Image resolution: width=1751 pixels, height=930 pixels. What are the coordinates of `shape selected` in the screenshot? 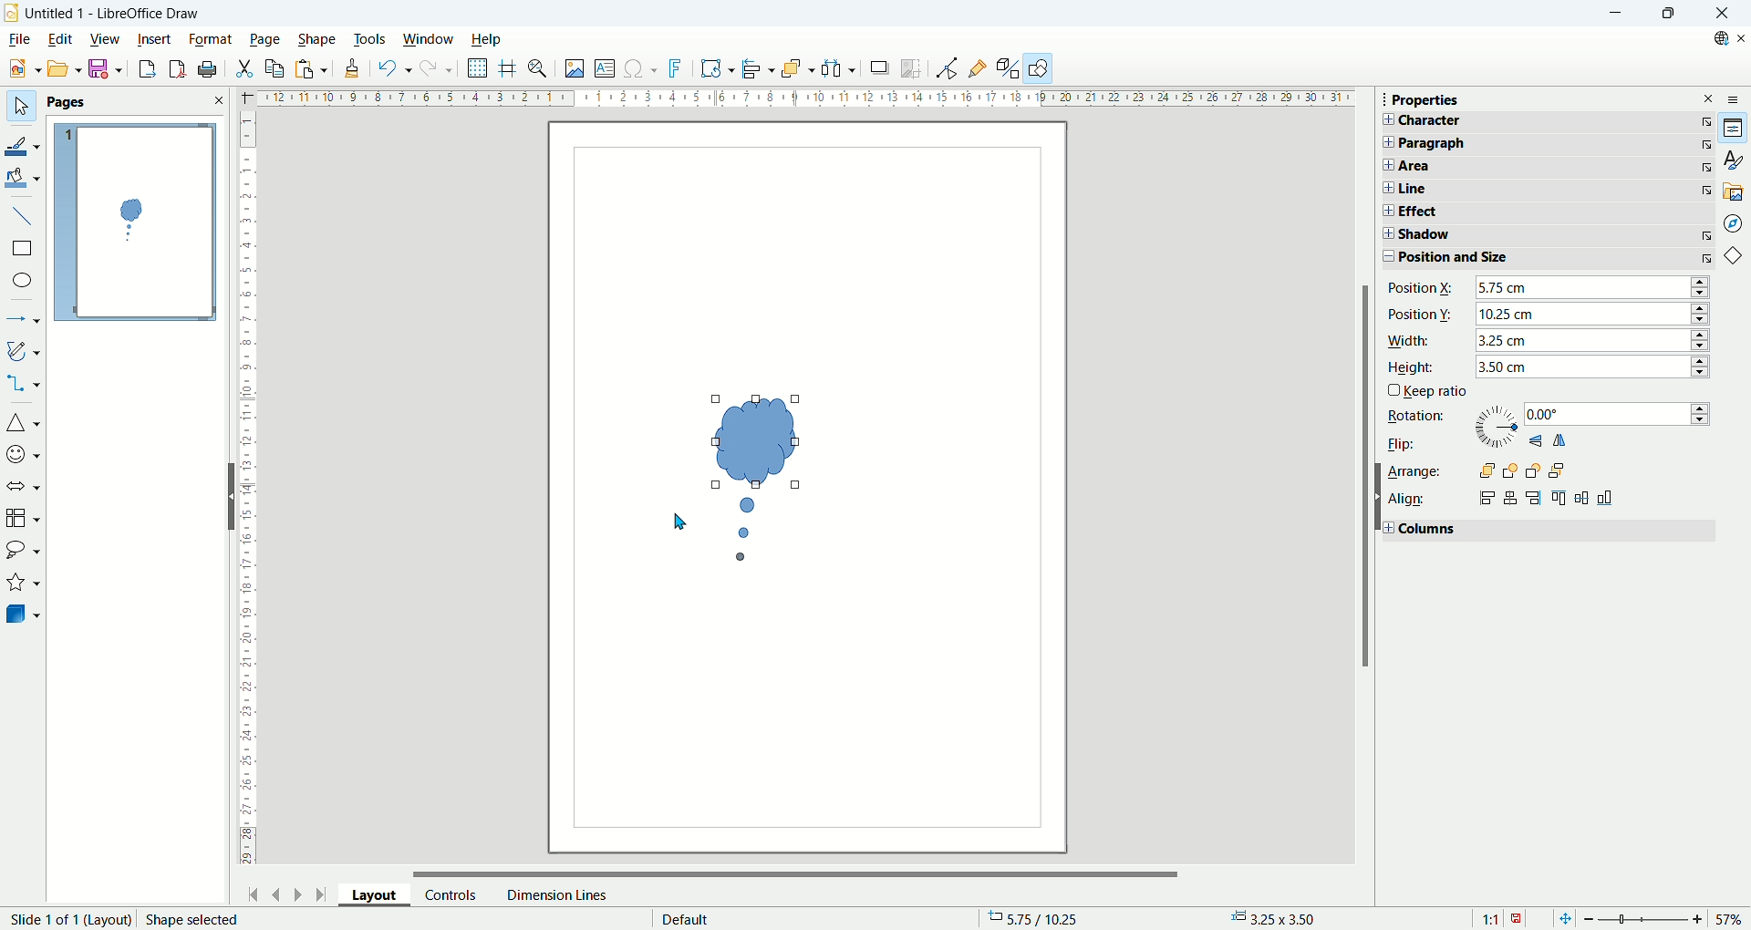 It's located at (193, 919).